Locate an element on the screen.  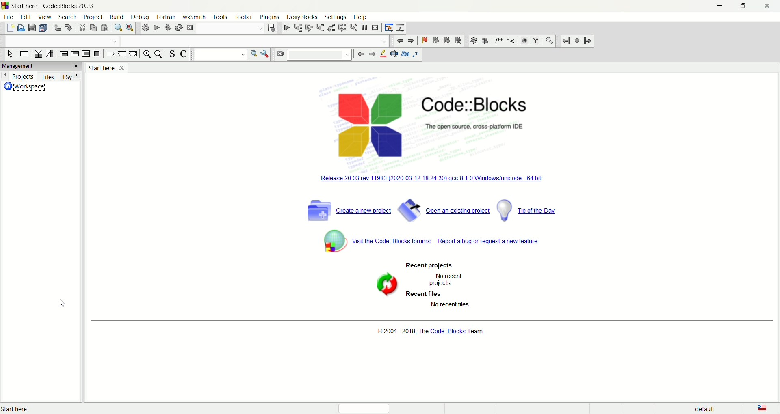
debug is located at coordinates (141, 17).